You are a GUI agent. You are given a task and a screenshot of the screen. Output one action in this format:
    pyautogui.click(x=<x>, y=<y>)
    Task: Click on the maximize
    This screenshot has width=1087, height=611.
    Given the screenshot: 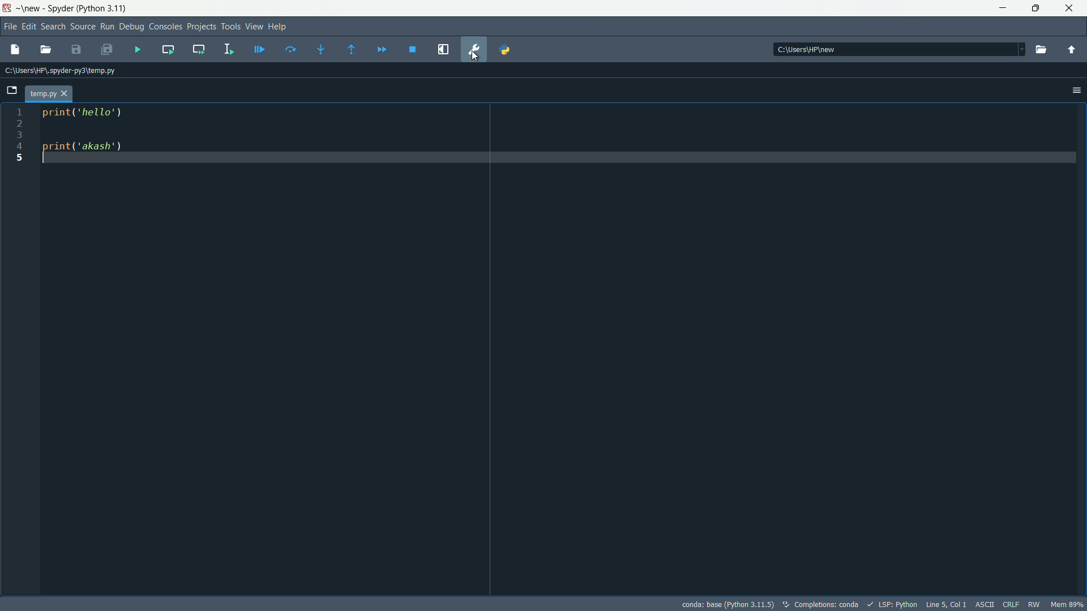 What is the action you would take?
    pyautogui.click(x=1037, y=8)
    